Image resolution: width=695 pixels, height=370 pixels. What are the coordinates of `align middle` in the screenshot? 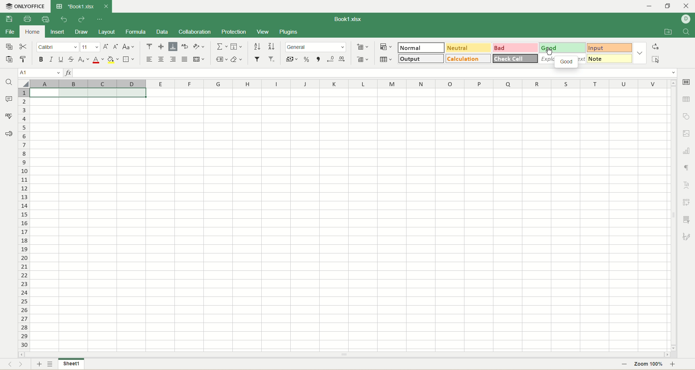 It's located at (162, 47).